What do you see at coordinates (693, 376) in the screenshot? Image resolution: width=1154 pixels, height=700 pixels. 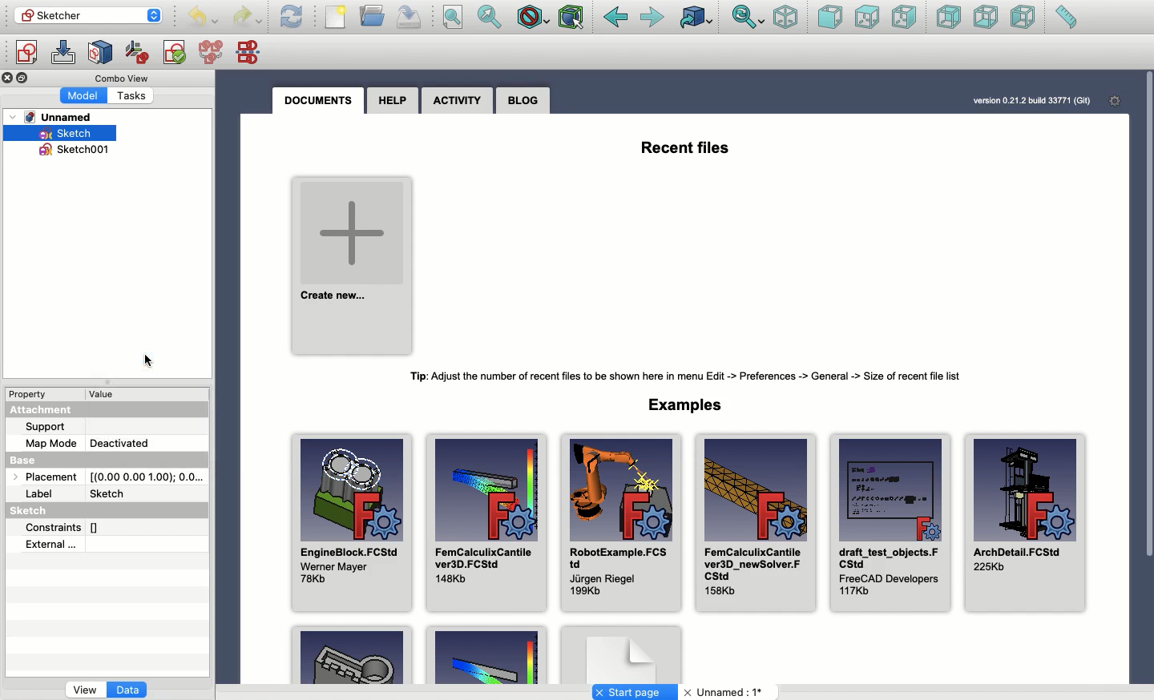 I see `Tip: Adjust the number of recent files to be shown here in menu Edit -> Preferences -> General -> Size of recent file list` at bounding box center [693, 376].